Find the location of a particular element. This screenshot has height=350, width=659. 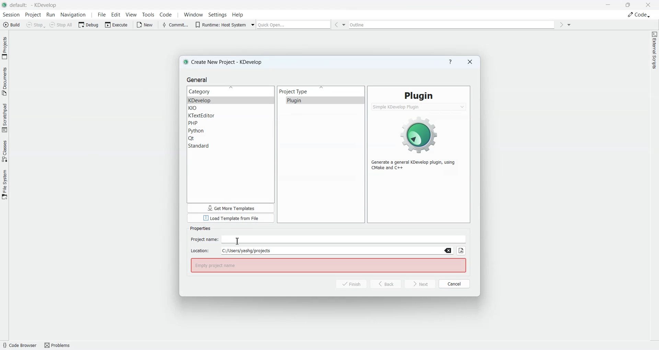

Problems is located at coordinates (60, 345).